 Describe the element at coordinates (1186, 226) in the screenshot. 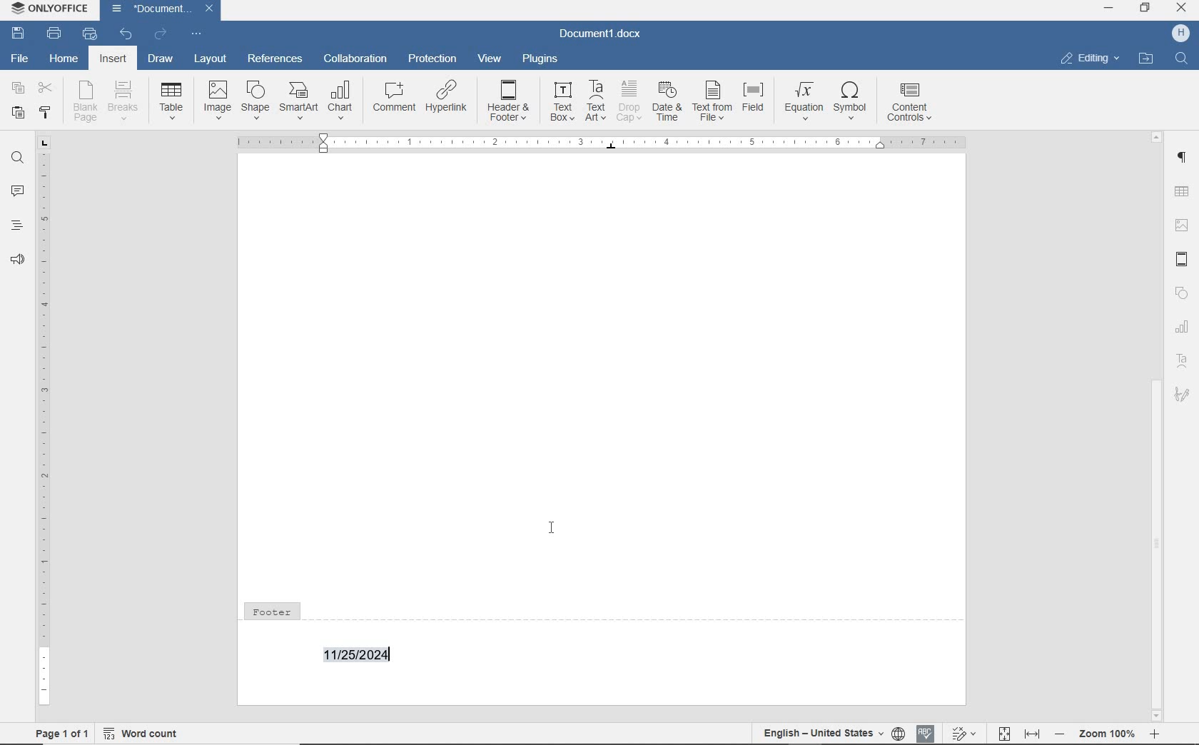

I see `image` at that location.